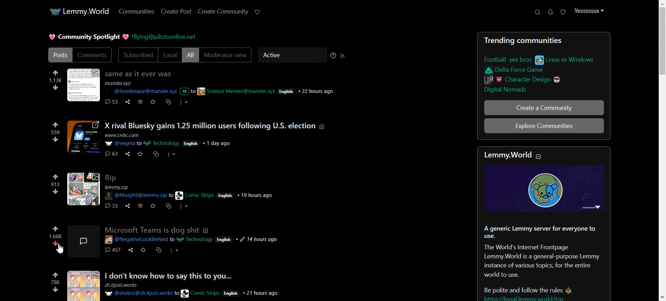 The image size is (666, 301). Describe the element at coordinates (153, 206) in the screenshot. I see `save` at that location.